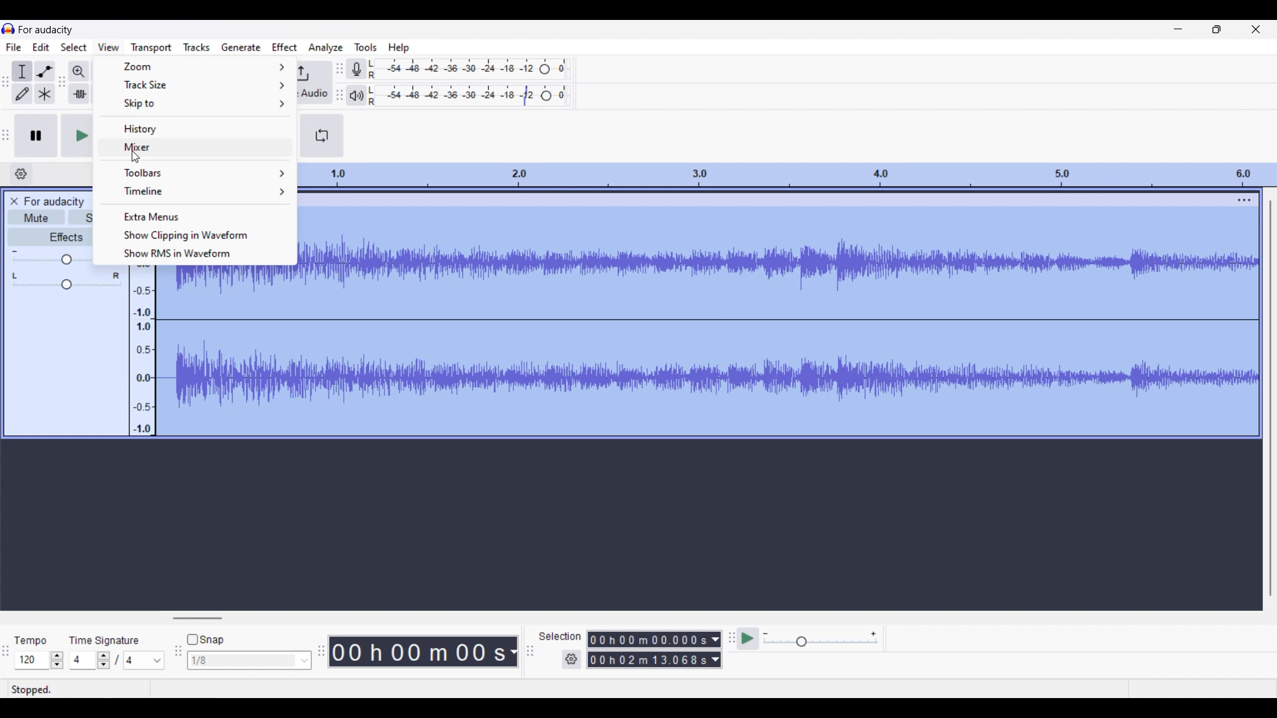 Image resolution: width=1277 pixels, height=718 pixels. What do you see at coordinates (1256, 29) in the screenshot?
I see `Close interface` at bounding box center [1256, 29].